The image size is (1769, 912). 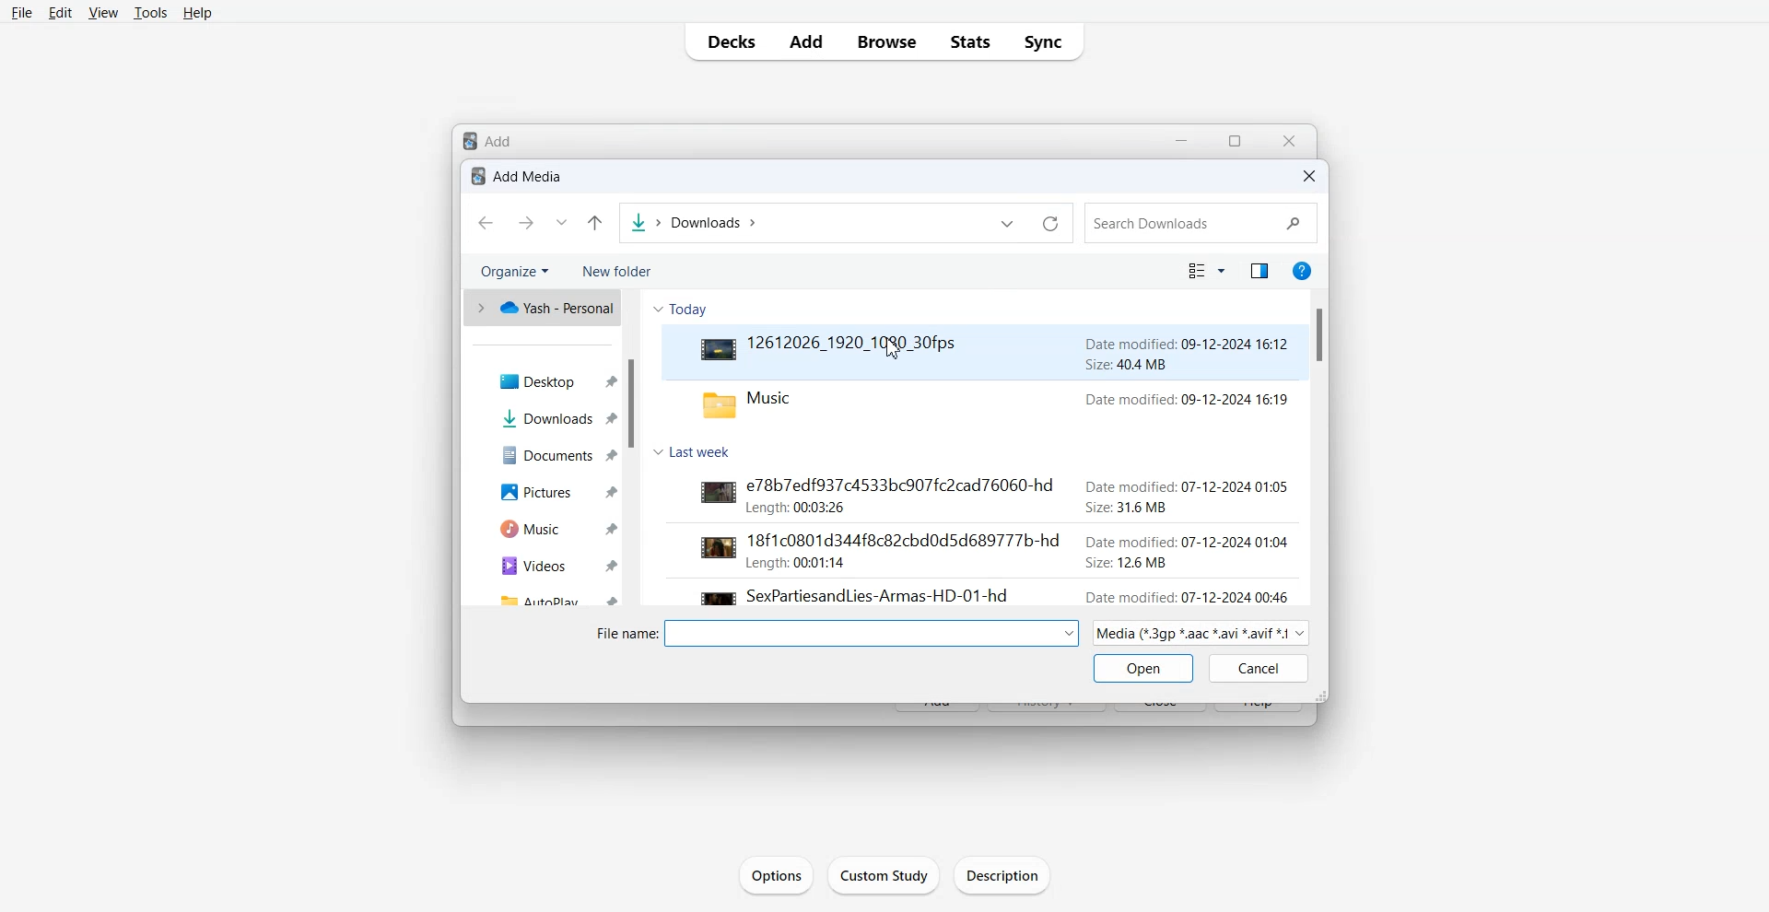 What do you see at coordinates (1259, 271) in the screenshot?
I see `Show the preview pane` at bounding box center [1259, 271].